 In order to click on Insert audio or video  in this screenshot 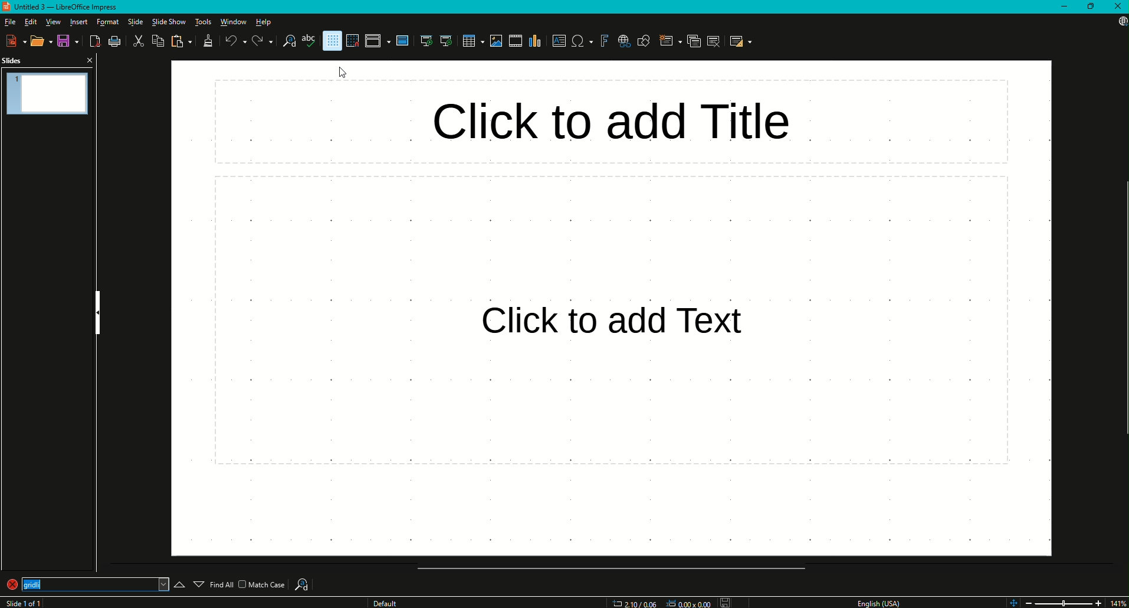, I will do `click(514, 40)`.